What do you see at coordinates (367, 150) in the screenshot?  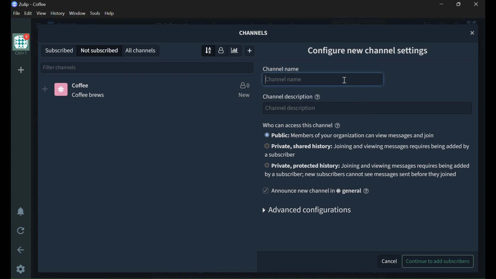 I see `Private shared history: joining and viewing messages requires being added by a subscriber` at bounding box center [367, 150].